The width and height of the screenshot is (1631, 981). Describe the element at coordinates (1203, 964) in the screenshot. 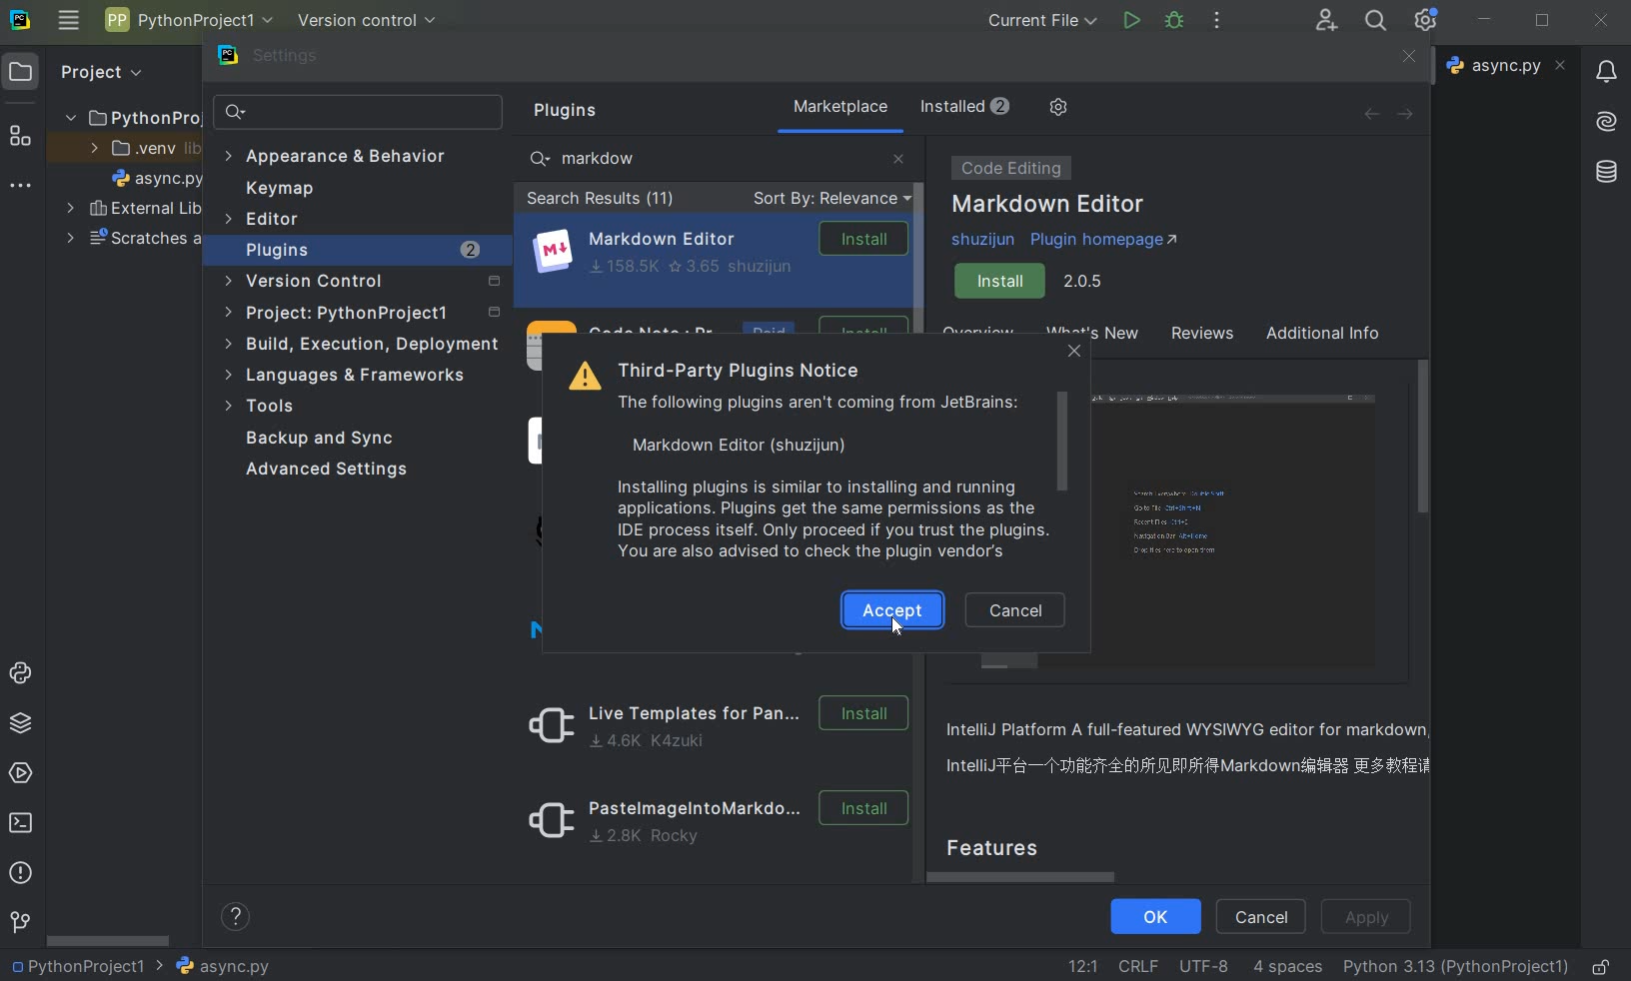

I see `fine encoding` at that location.